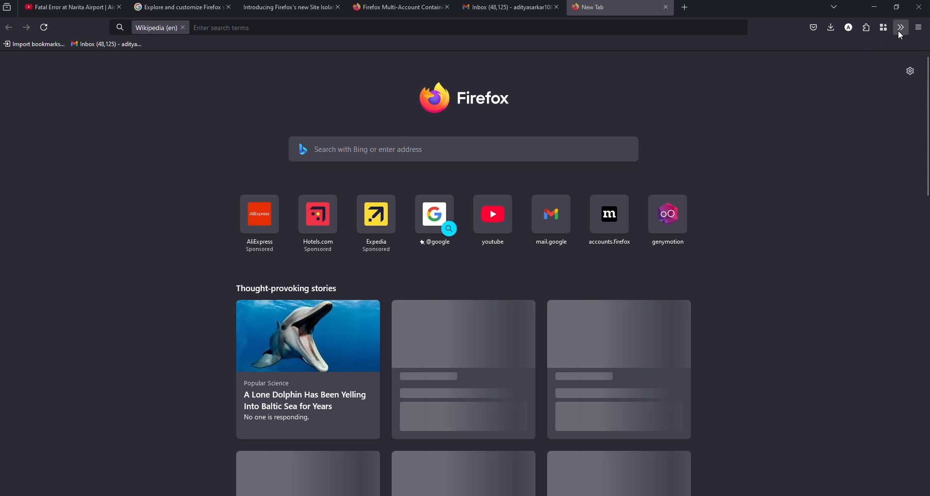 Image resolution: width=930 pixels, height=496 pixels. What do you see at coordinates (901, 35) in the screenshot?
I see `cursor` at bounding box center [901, 35].